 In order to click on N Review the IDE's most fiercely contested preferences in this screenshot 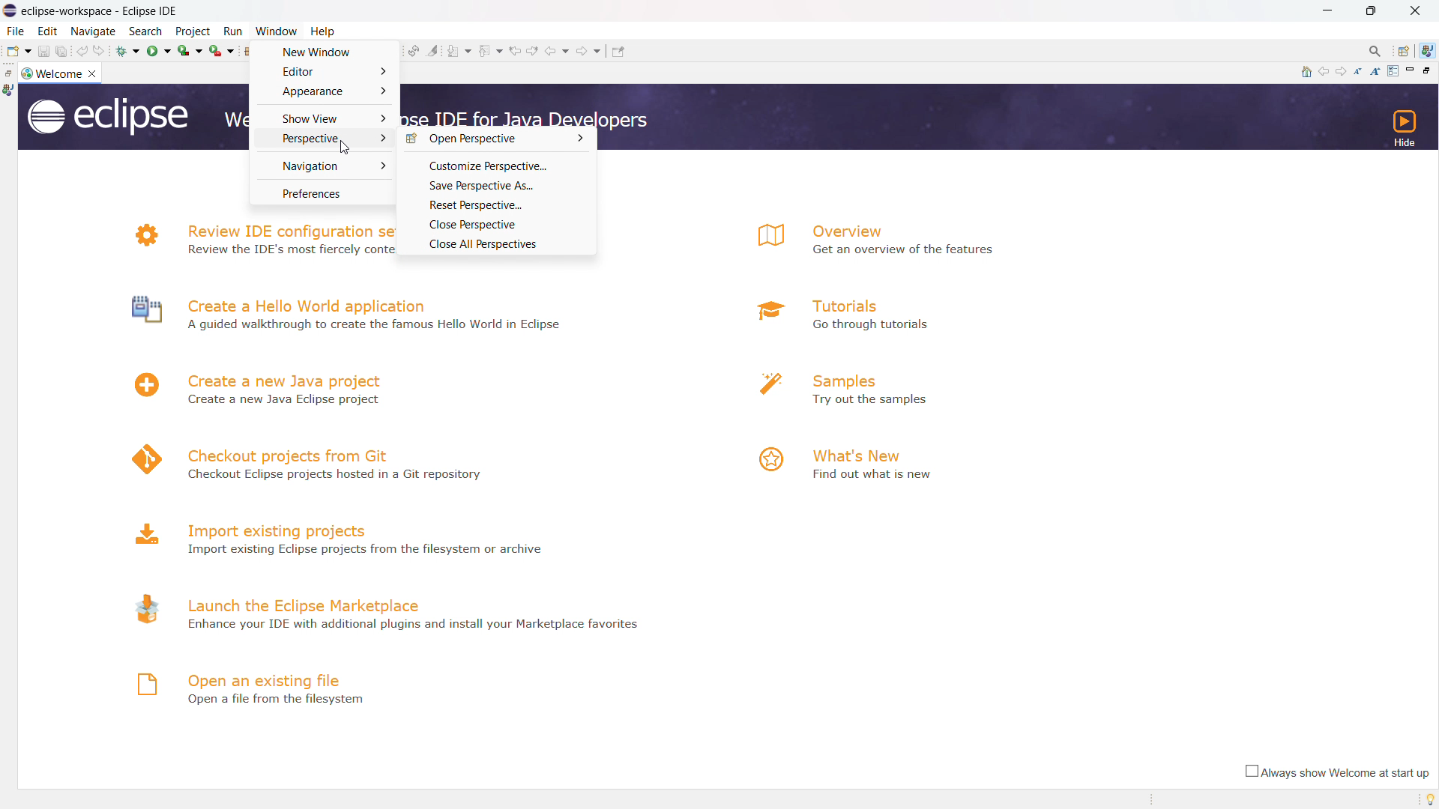, I will do `click(288, 252)`.